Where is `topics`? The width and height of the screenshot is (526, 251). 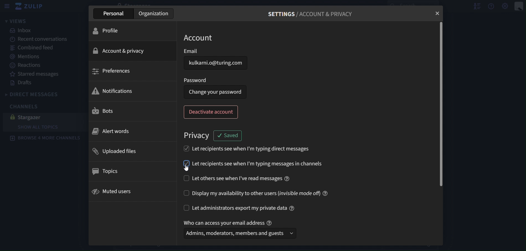
topics is located at coordinates (107, 171).